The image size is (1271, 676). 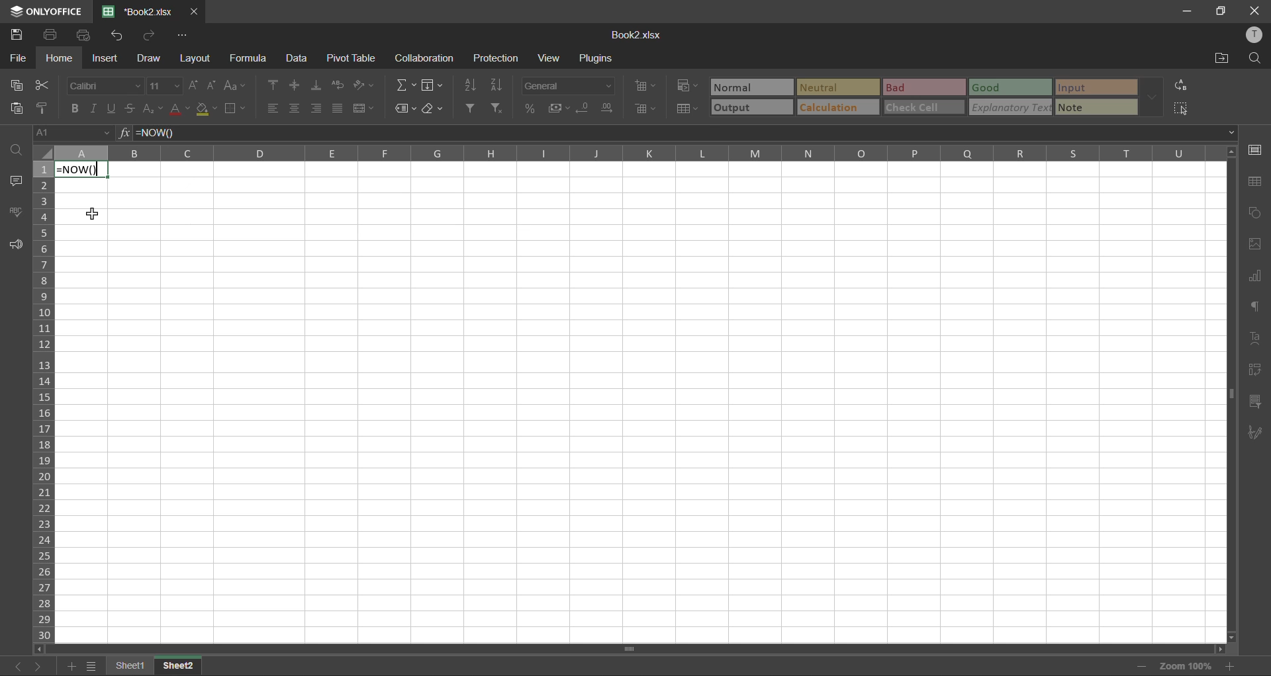 What do you see at coordinates (1231, 666) in the screenshot?
I see `zoom in ` at bounding box center [1231, 666].